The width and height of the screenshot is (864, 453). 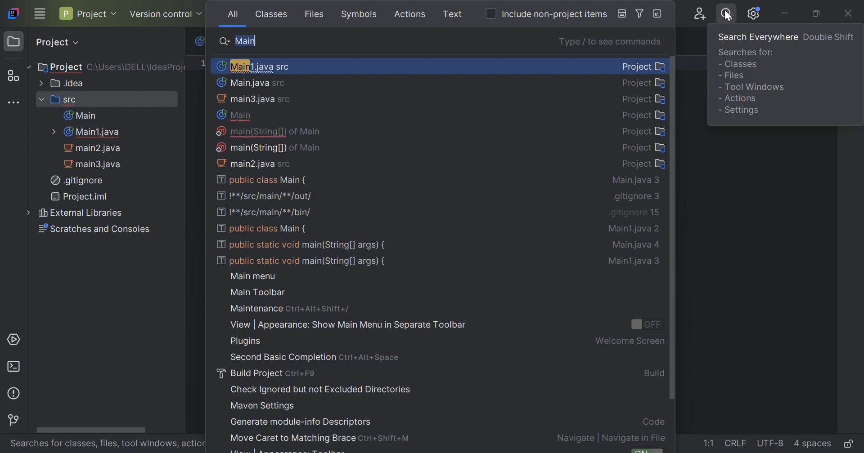 I want to click on Structure, so click(x=12, y=75).